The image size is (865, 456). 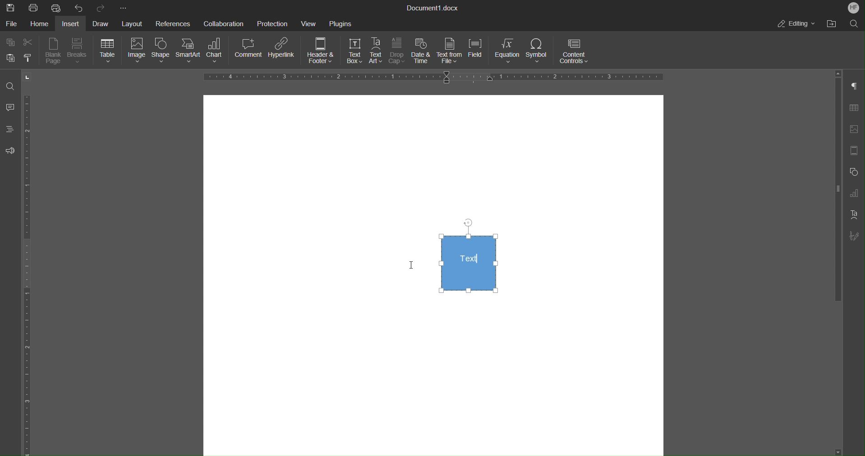 What do you see at coordinates (31, 42) in the screenshot?
I see `Cut` at bounding box center [31, 42].